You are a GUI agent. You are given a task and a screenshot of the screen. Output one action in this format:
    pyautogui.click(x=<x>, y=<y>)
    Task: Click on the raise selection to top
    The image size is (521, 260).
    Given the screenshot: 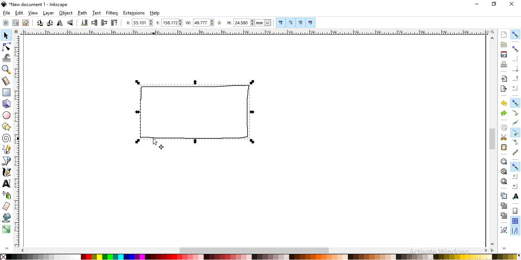 What is the action you would take?
    pyautogui.click(x=115, y=22)
    